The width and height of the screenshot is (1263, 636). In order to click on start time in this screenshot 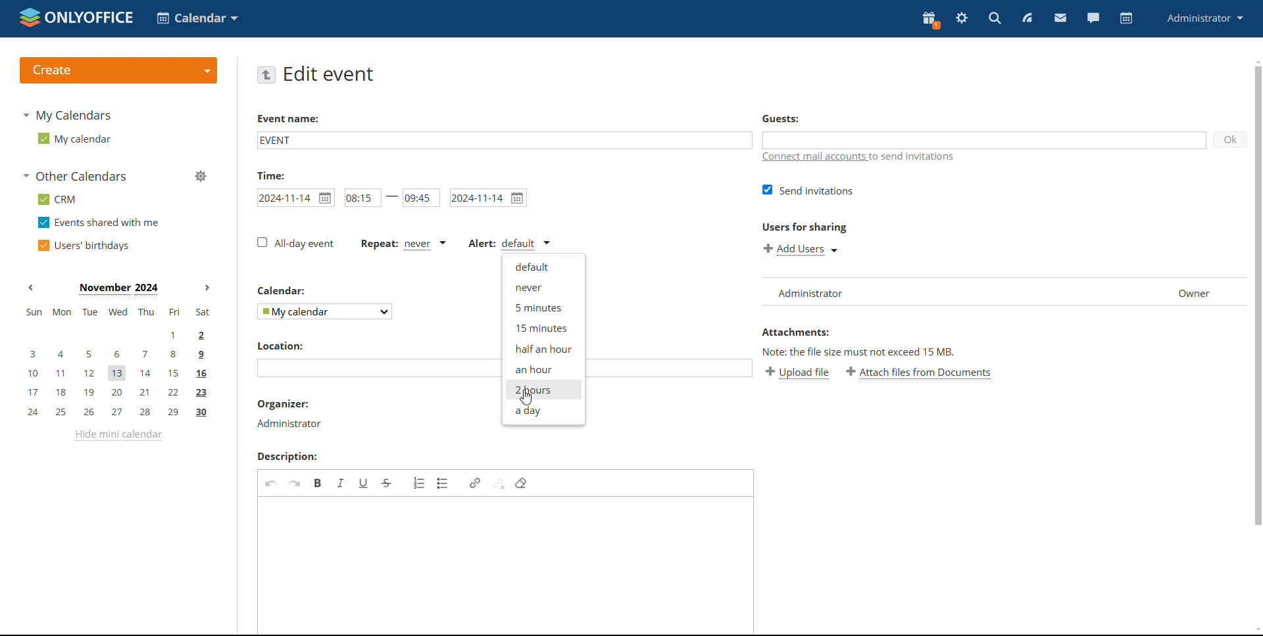, I will do `click(363, 198)`.